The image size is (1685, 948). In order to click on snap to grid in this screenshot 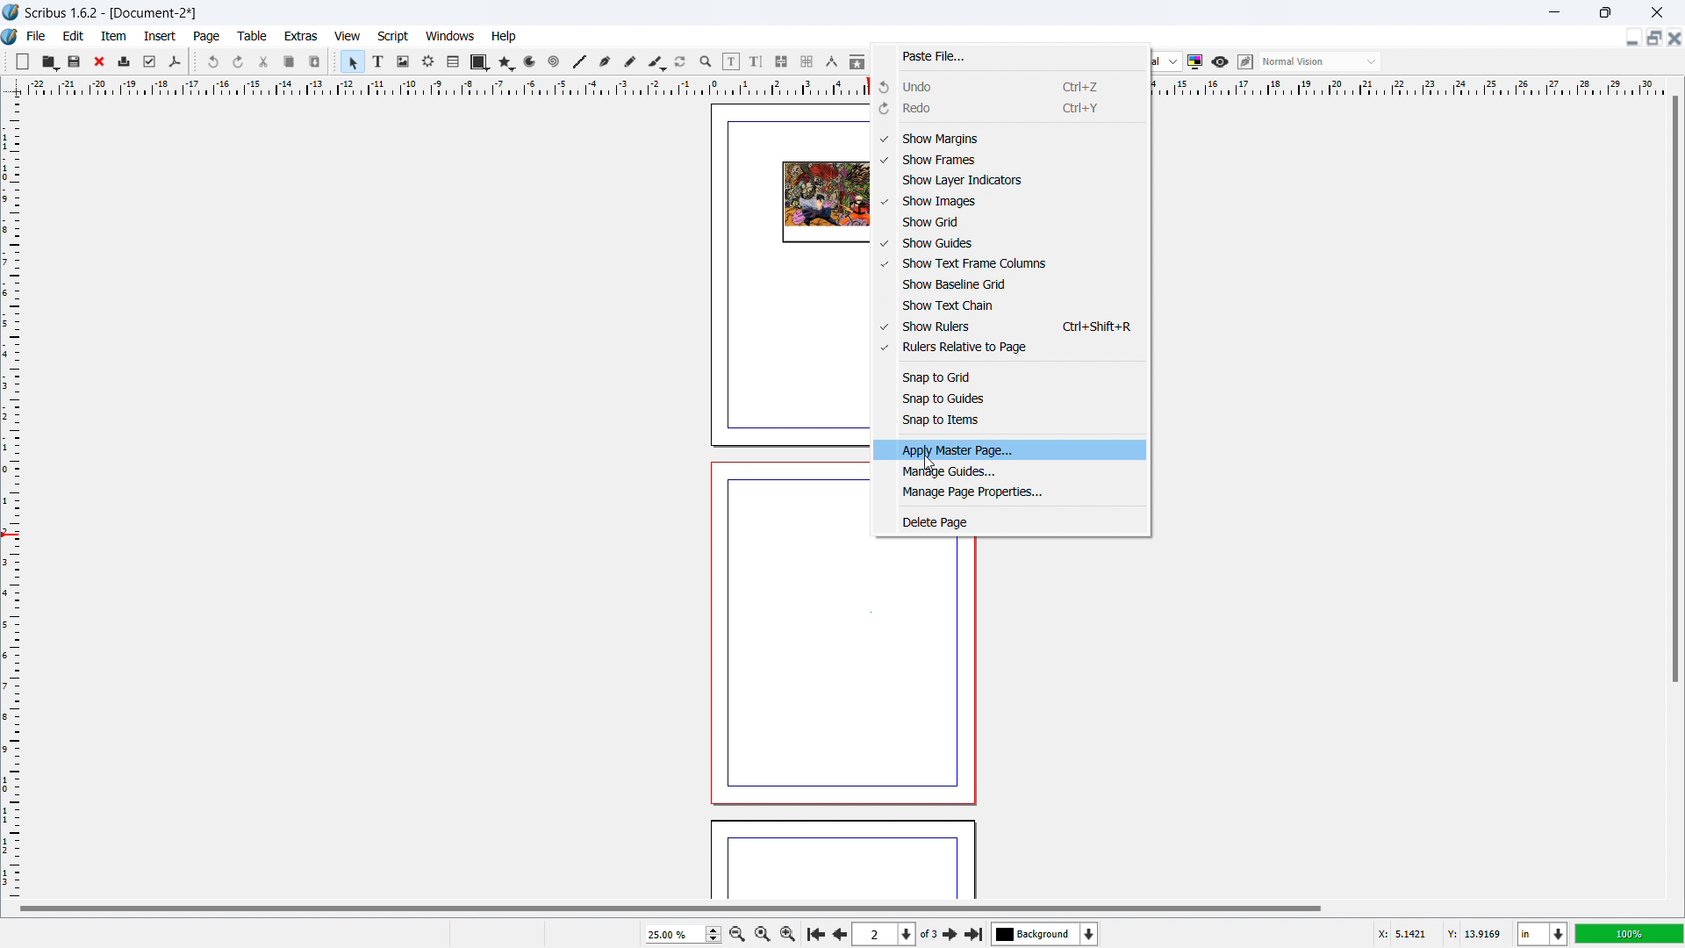, I will do `click(1010, 376)`.